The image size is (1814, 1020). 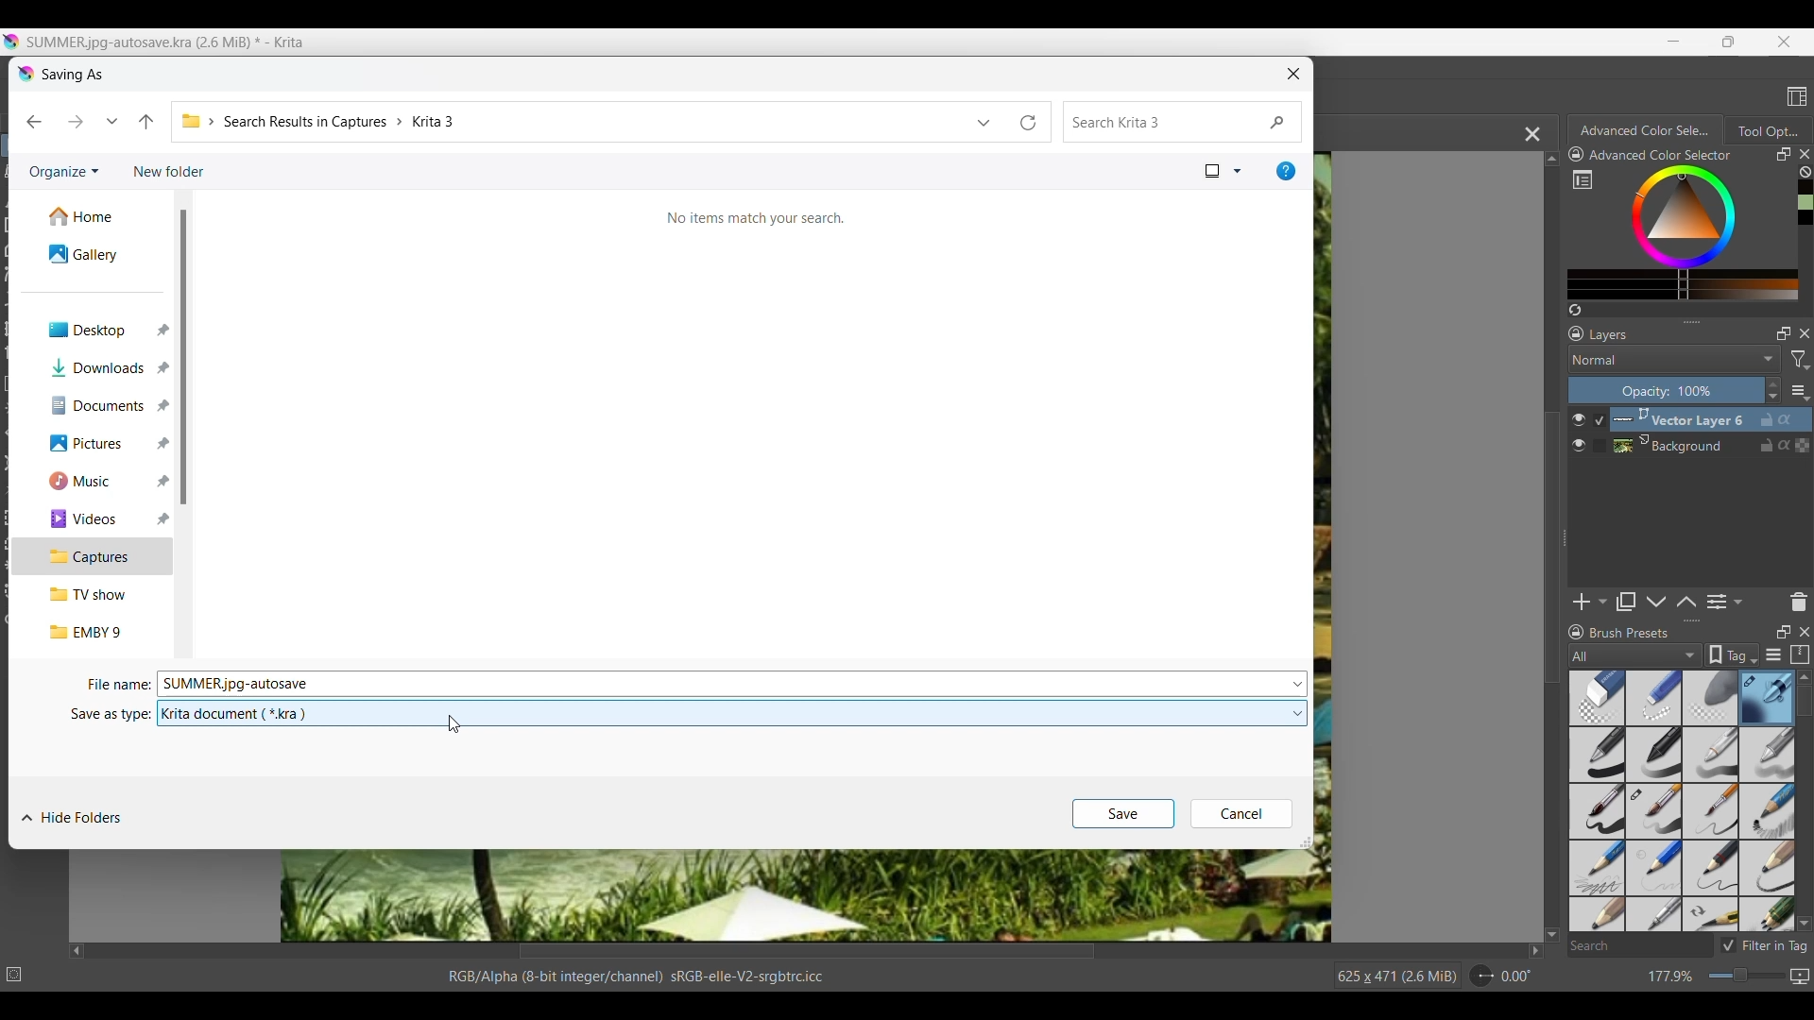 I want to click on Current zoom factor, so click(x=1671, y=977).